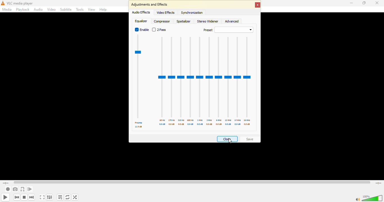 This screenshot has height=202, width=384. Describe the element at coordinates (248, 77) in the screenshot. I see `adjustor` at that location.